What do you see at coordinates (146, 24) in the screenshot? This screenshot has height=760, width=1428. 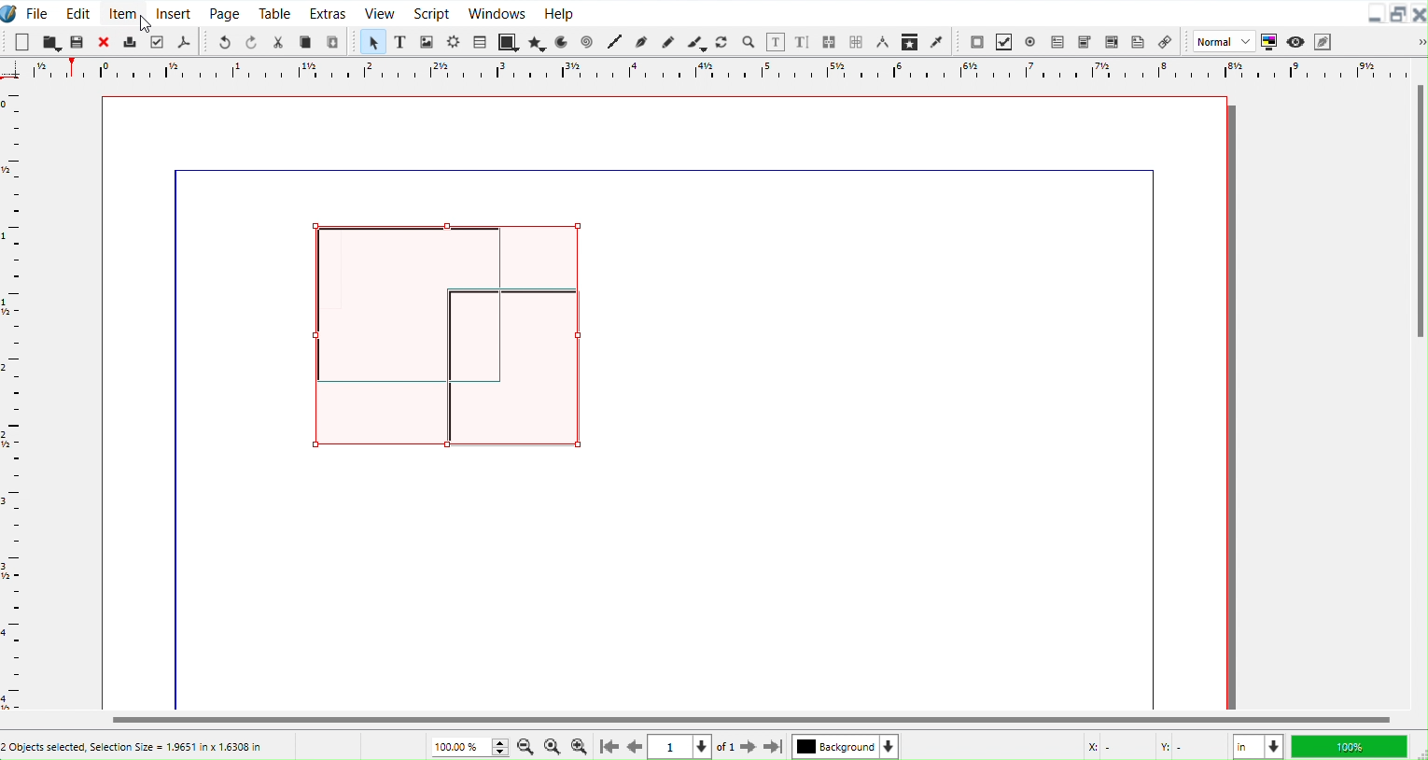 I see `Cursor` at bounding box center [146, 24].